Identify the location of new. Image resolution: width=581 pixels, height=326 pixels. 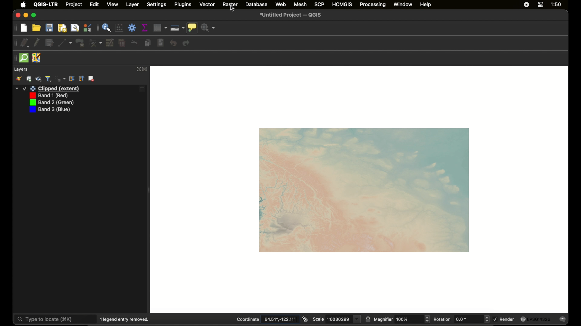
(24, 28).